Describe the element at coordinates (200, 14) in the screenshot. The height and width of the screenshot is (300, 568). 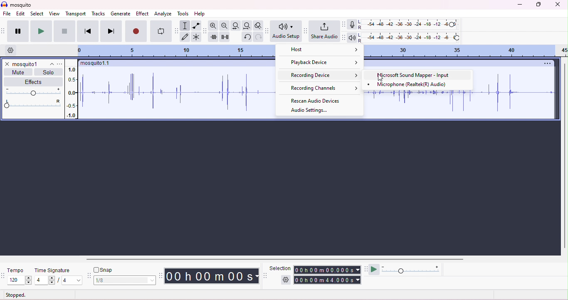
I see `help` at that location.